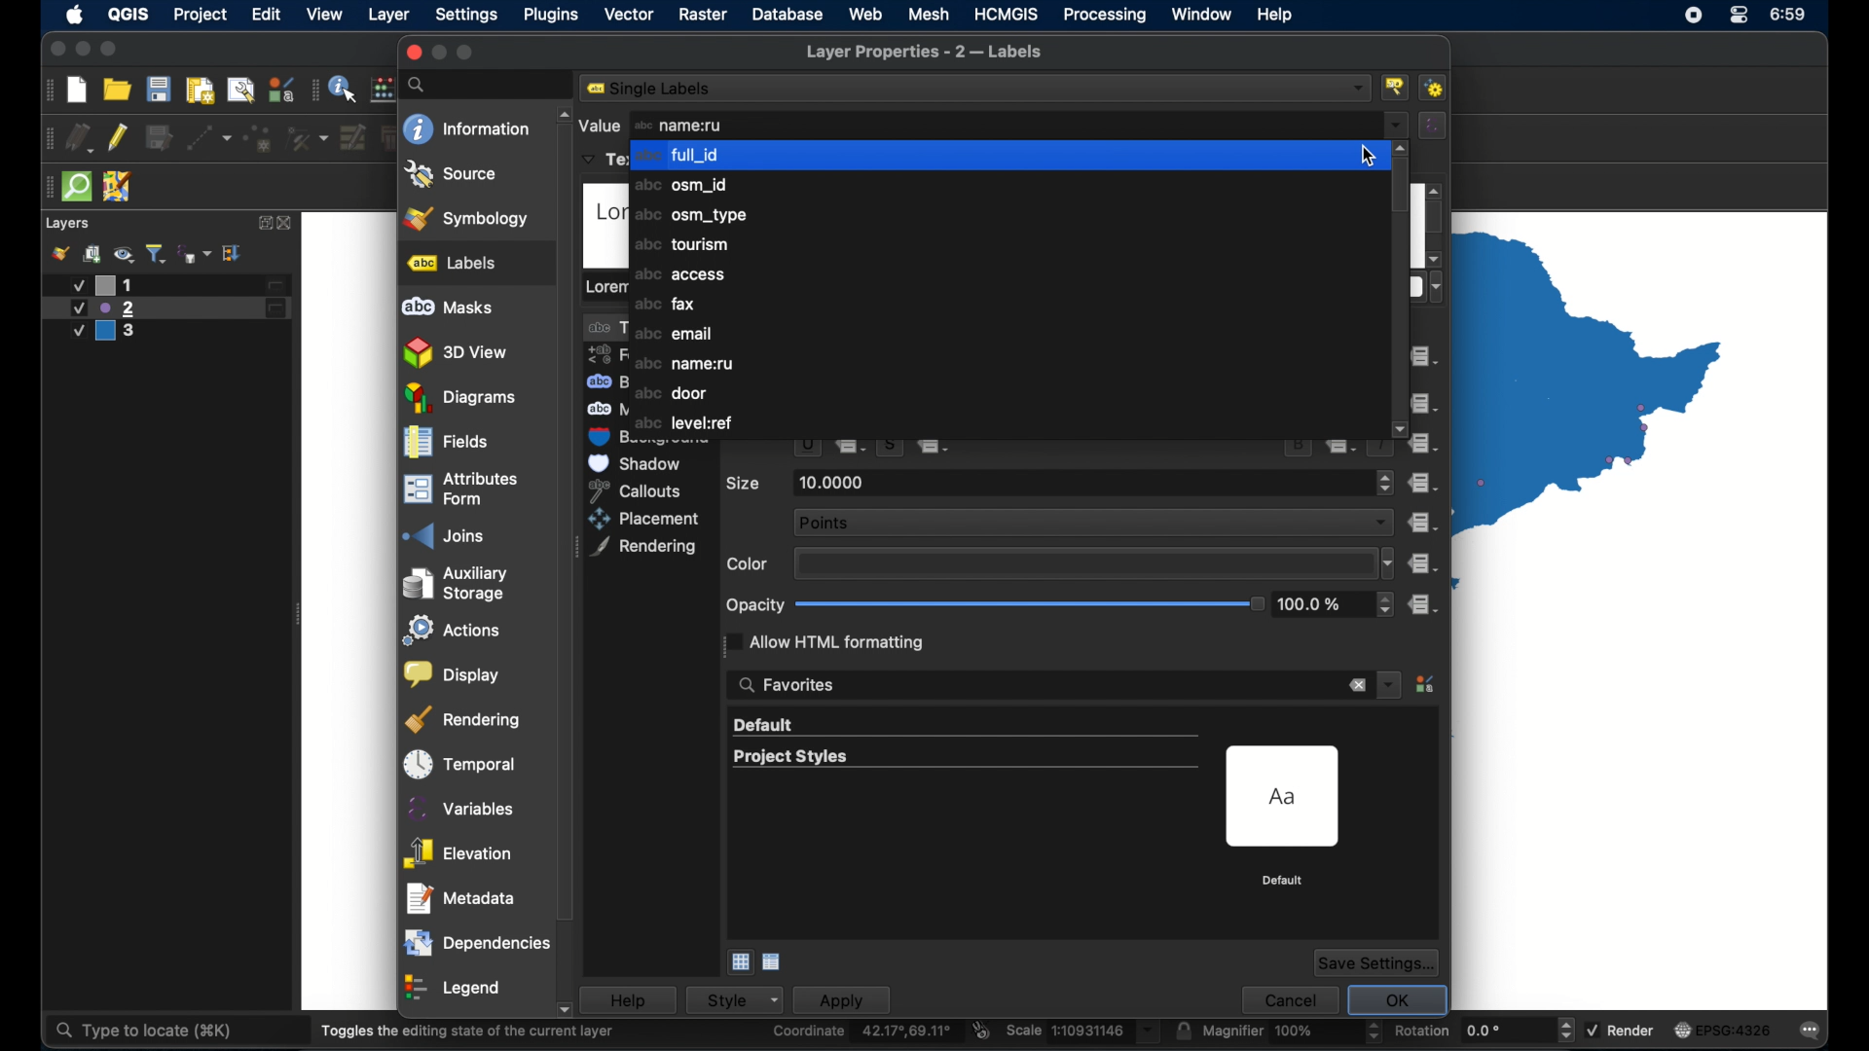 This screenshot has height=1051, width=1869. What do you see at coordinates (1397, 996) in the screenshot?
I see `ok` at bounding box center [1397, 996].